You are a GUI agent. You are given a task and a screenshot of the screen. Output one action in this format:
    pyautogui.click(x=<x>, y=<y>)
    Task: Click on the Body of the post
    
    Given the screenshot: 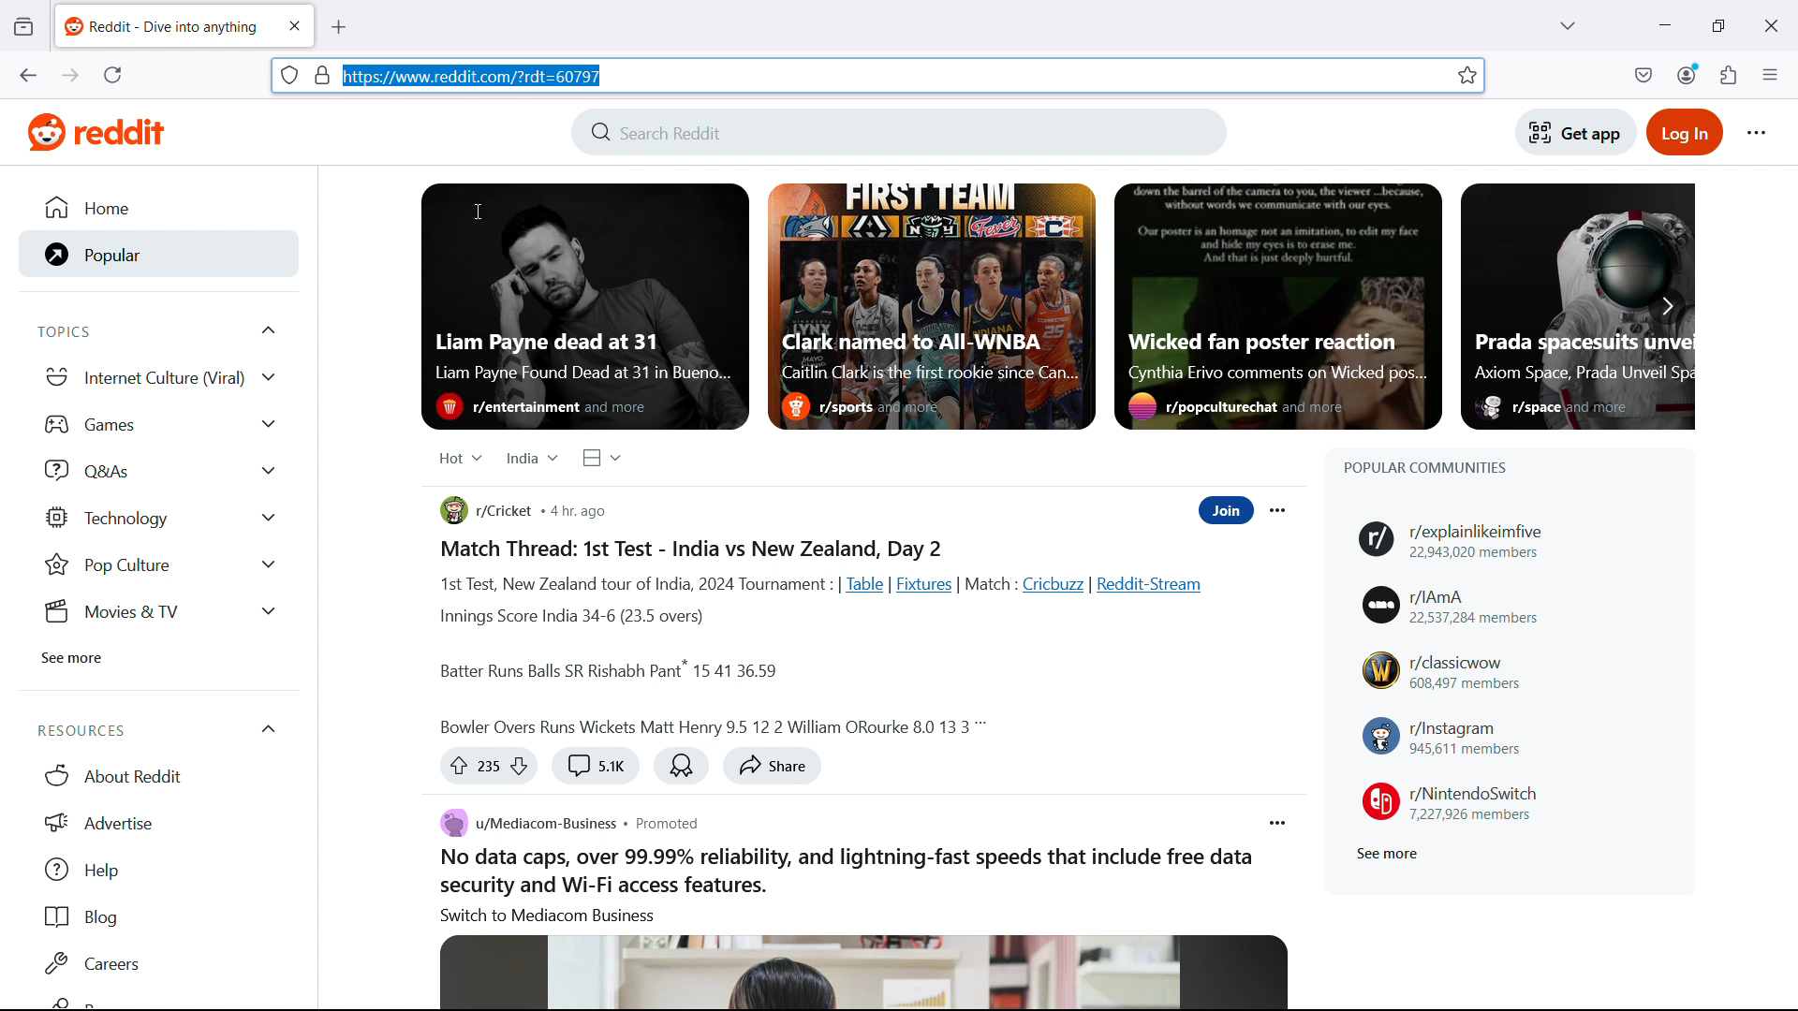 What is the action you would take?
    pyautogui.click(x=843, y=886)
    